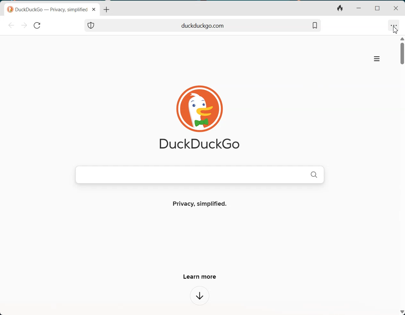  What do you see at coordinates (94, 9) in the screenshot?
I see `Close tab` at bounding box center [94, 9].